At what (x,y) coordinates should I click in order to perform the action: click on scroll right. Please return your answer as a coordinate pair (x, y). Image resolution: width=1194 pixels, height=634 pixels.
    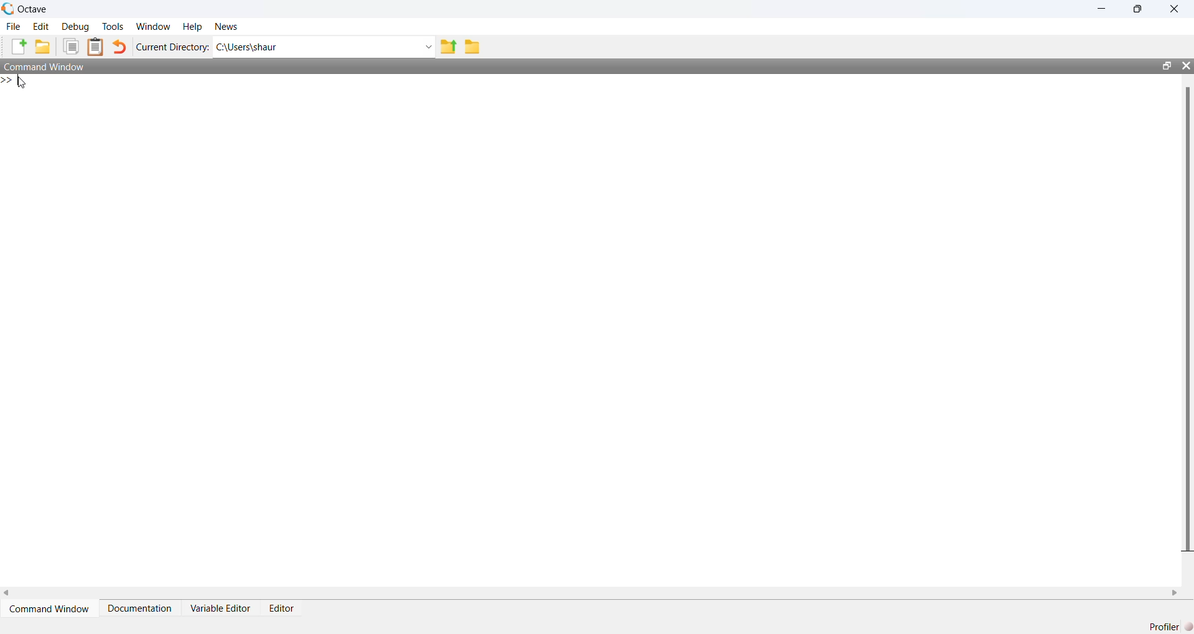
    Looking at the image, I should click on (1175, 594).